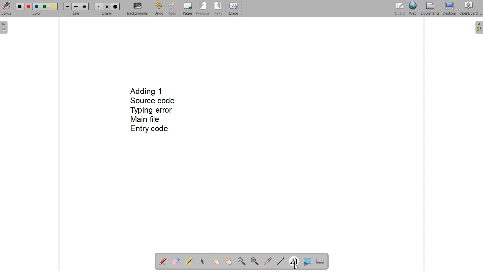  What do you see at coordinates (280, 261) in the screenshot?
I see `Draw lines` at bounding box center [280, 261].